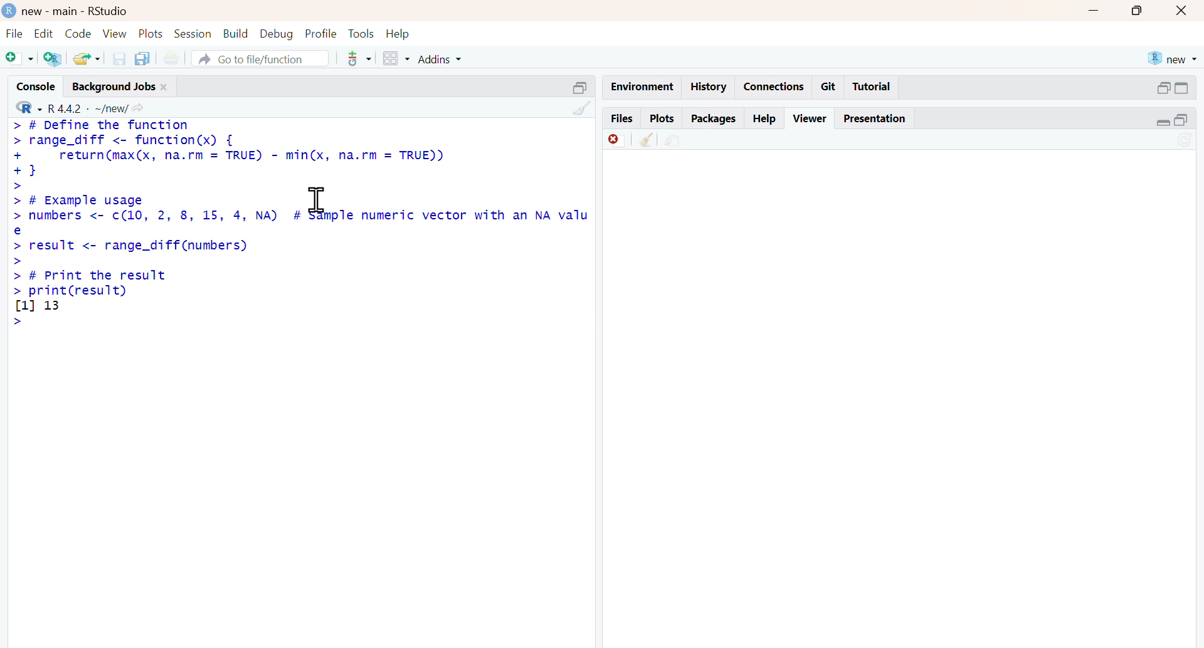  I want to click on connections, so click(774, 87).